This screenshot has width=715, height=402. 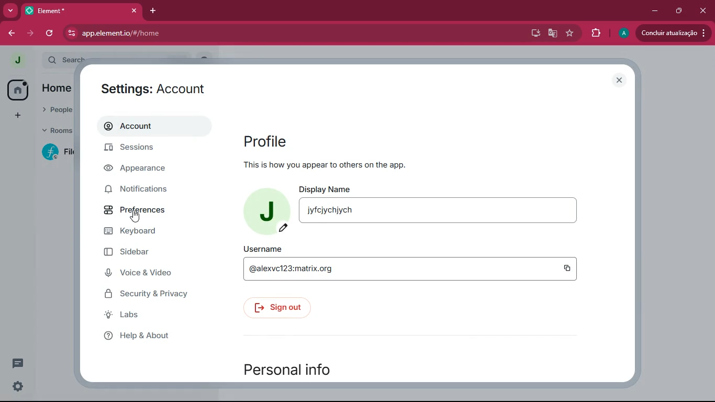 I want to click on sidebar, so click(x=146, y=253).